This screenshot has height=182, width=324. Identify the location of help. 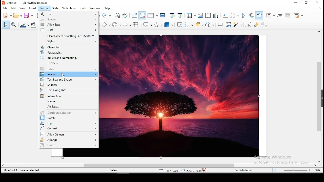
(108, 9).